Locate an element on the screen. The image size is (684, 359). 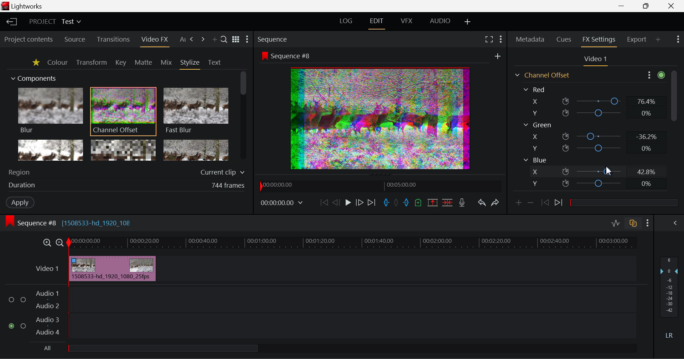
Restore Down is located at coordinates (624, 6).